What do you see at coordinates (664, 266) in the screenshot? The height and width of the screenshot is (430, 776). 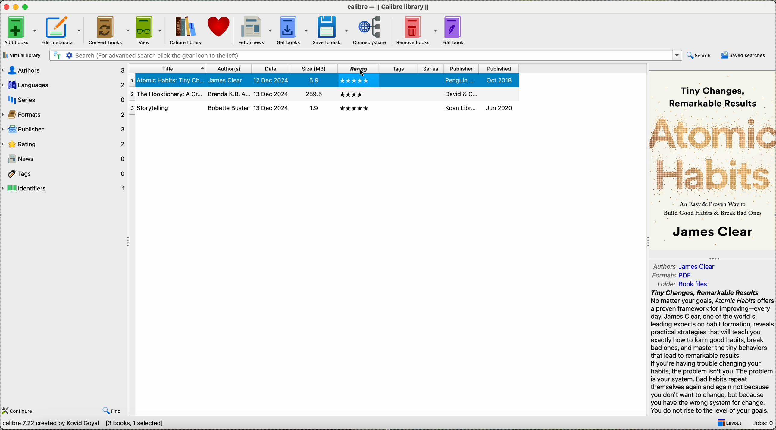 I see `Authors` at bounding box center [664, 266].